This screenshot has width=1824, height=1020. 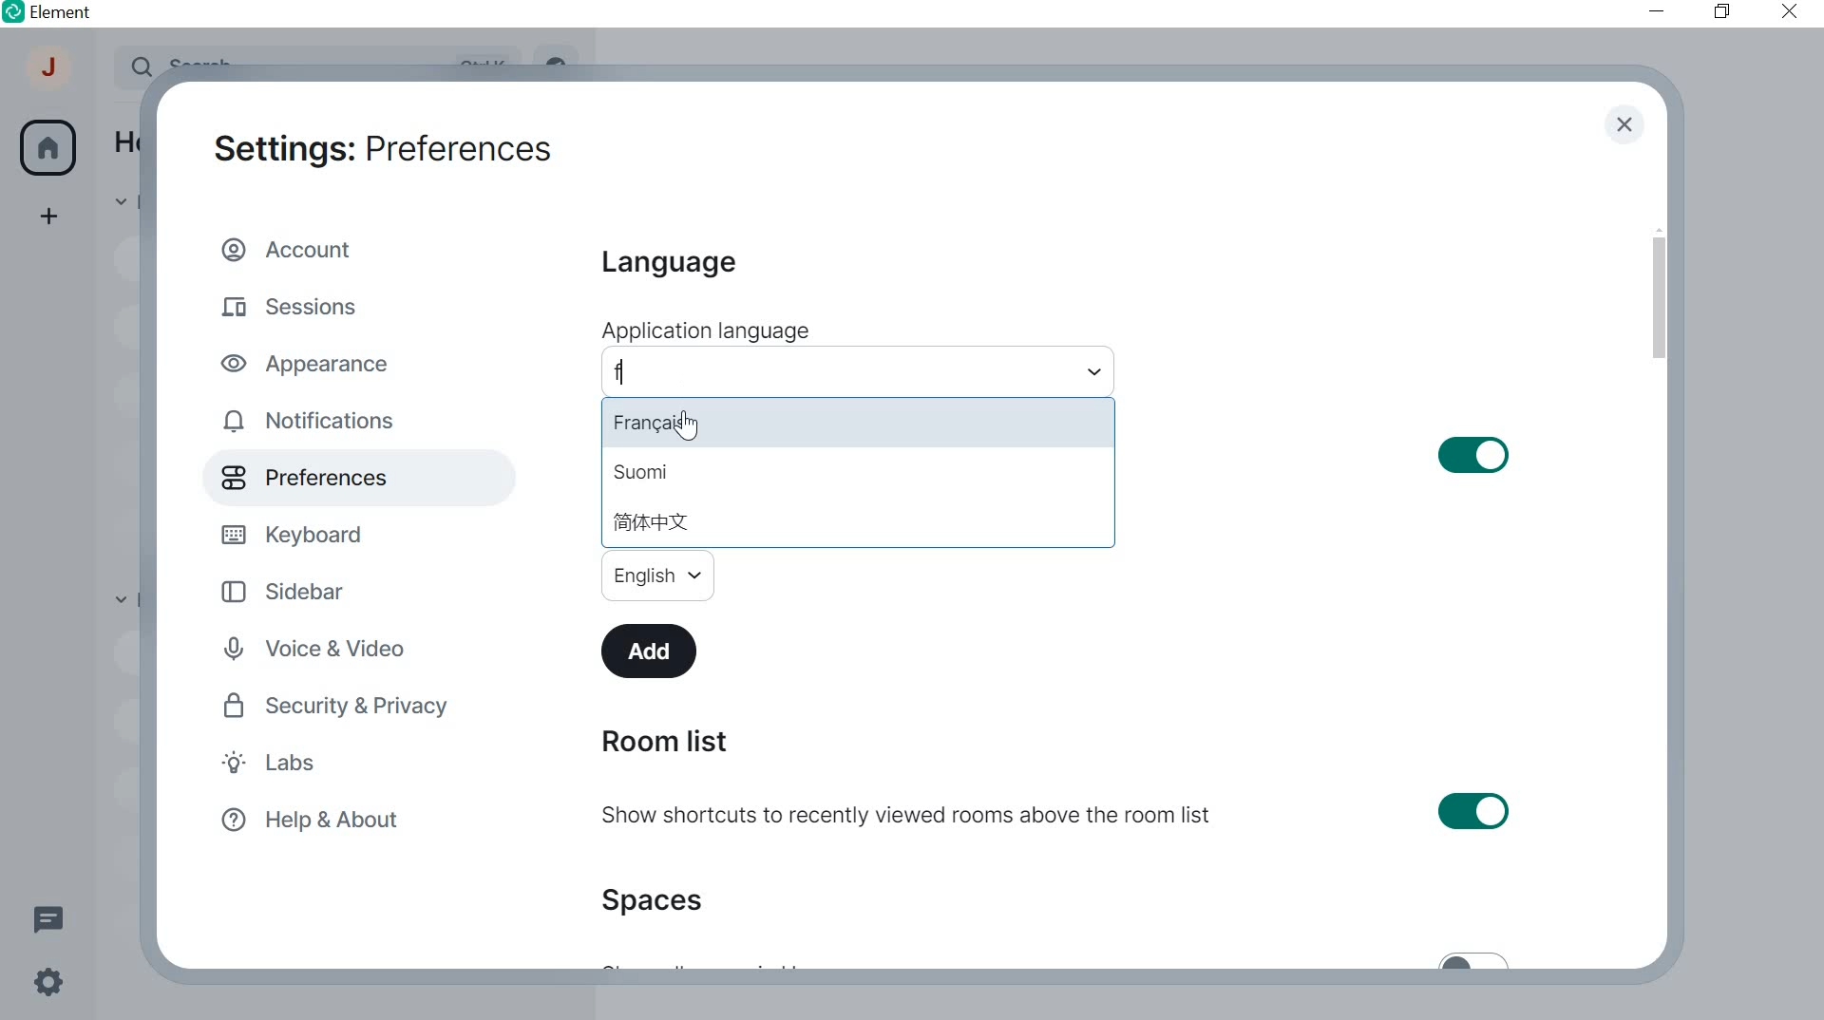 I want to click on SECURITY & PRIVACY, so click(x=340, y=706).